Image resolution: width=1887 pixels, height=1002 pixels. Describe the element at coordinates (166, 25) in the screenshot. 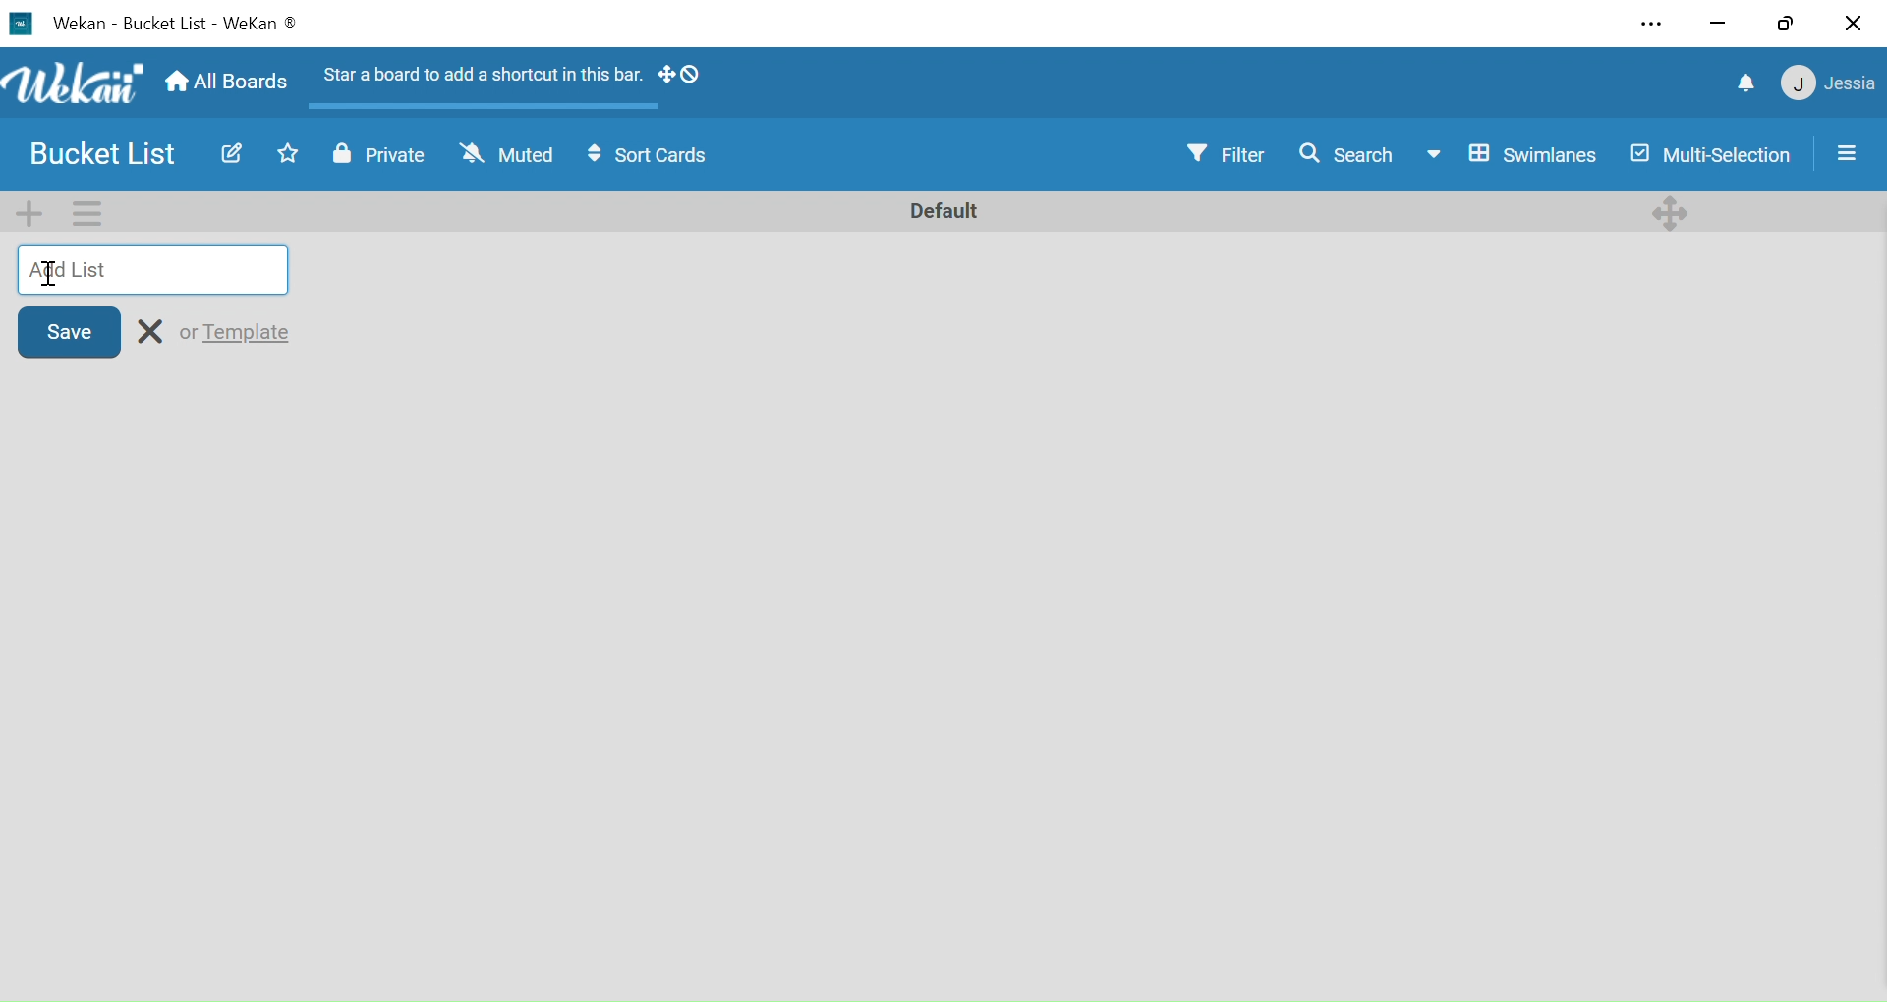

I see `Board name` at that location.